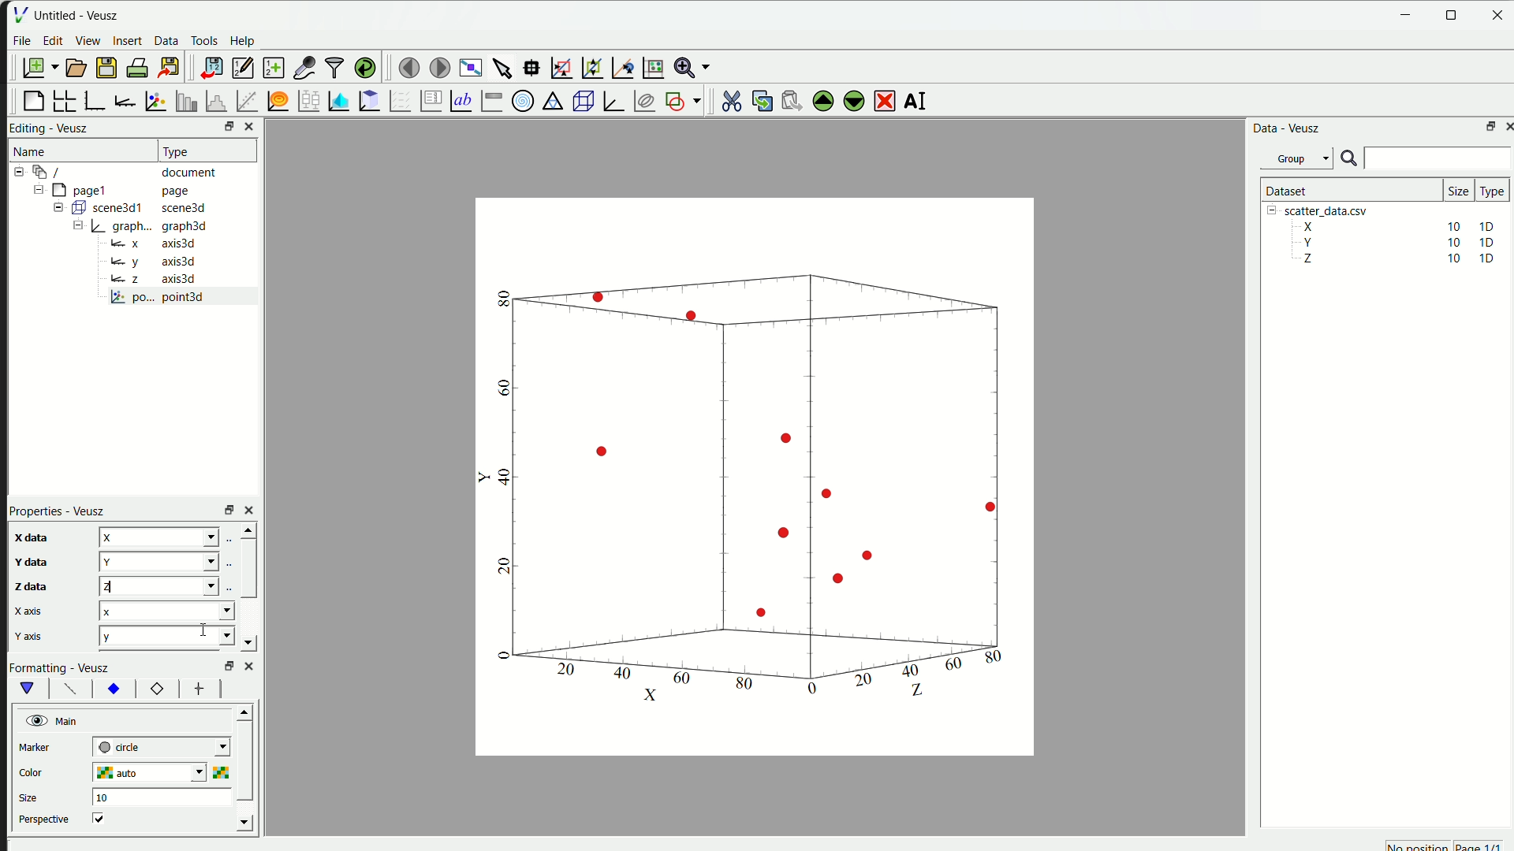 The image size is (1514, 851). What do you see at coordinates (1284, 191) in the screenshot?
I see `| Dataset` at bounding box center [1284, 191].